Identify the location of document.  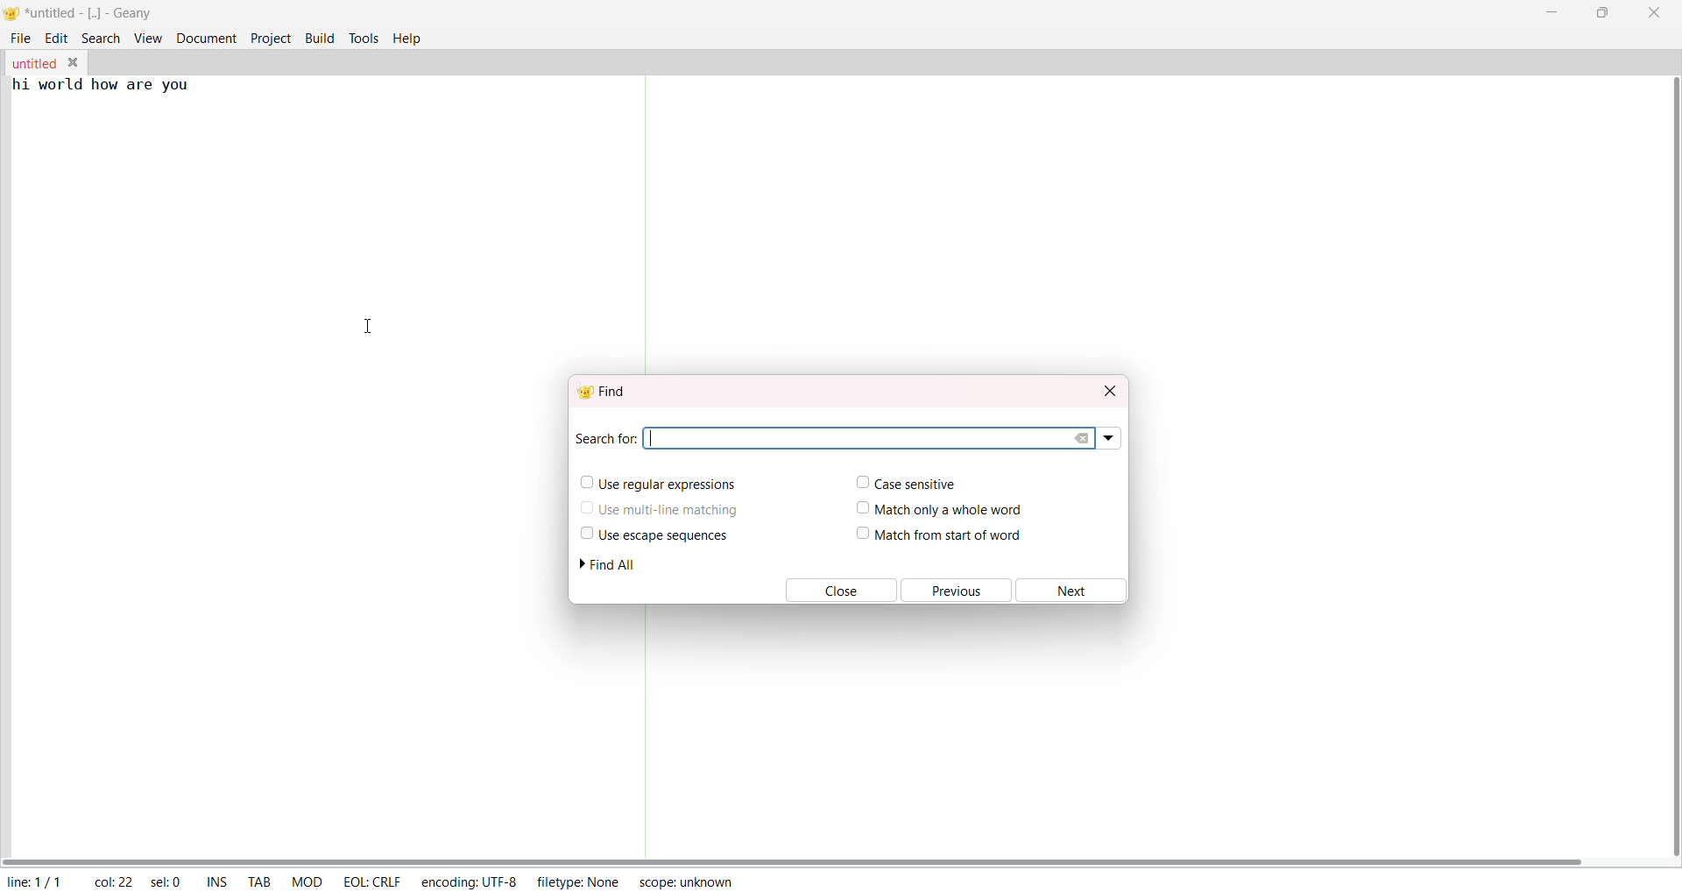
(204, 38).